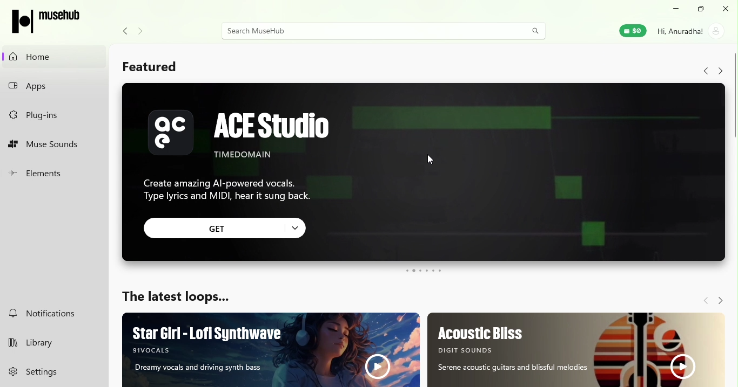  I want to click on close, so click(726, 10).